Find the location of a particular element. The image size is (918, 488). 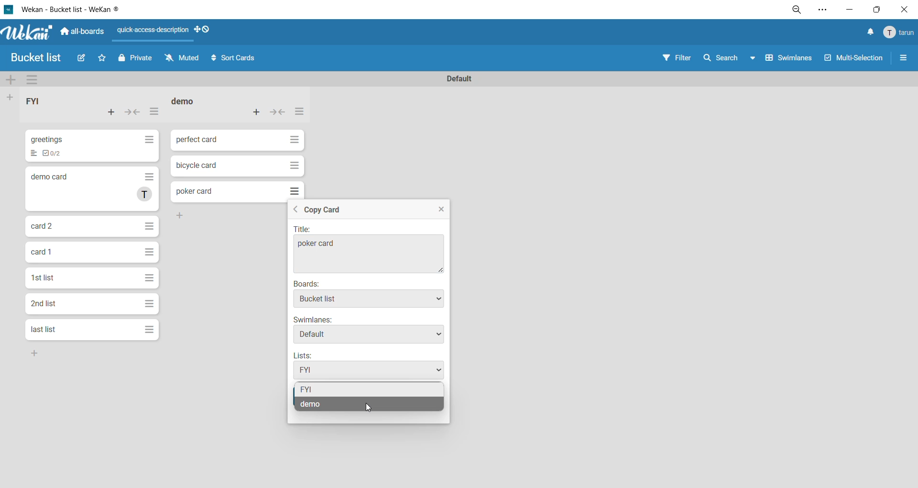

demo card is located at coordinates (49, 177).